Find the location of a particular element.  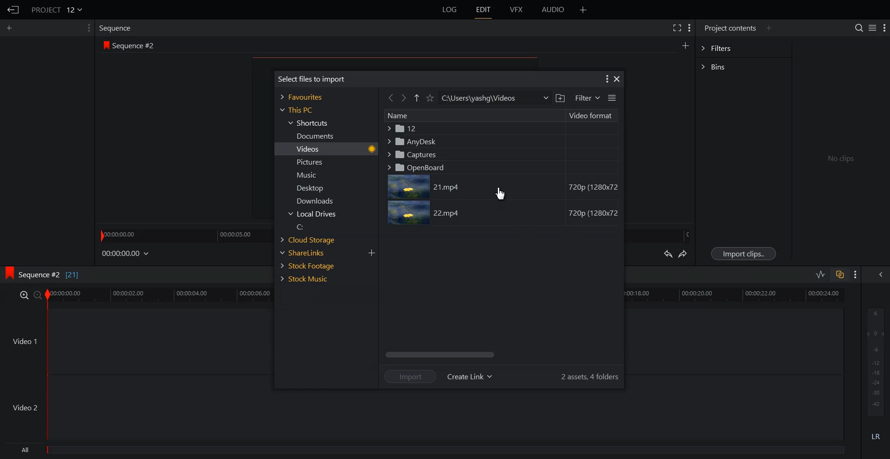

Filter is located at coordinates (586, 98).